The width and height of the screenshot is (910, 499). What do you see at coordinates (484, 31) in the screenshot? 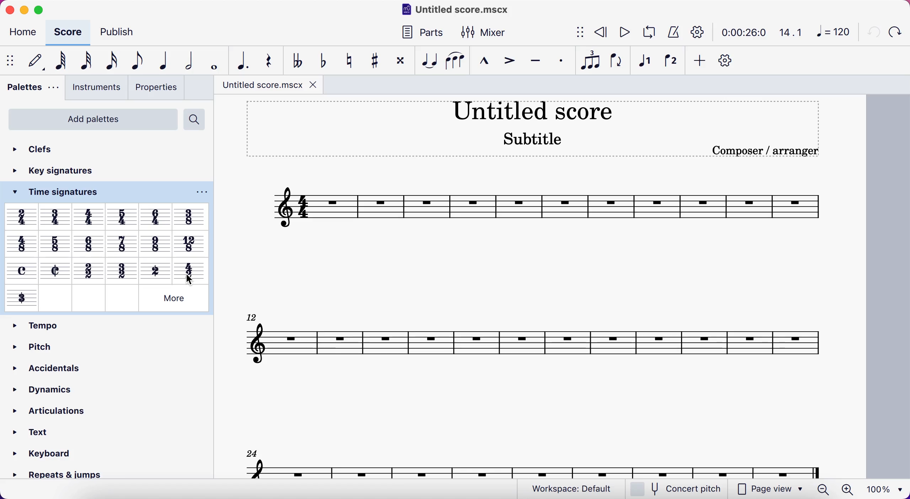
I see `mixer` at bounding box center [484, 31].